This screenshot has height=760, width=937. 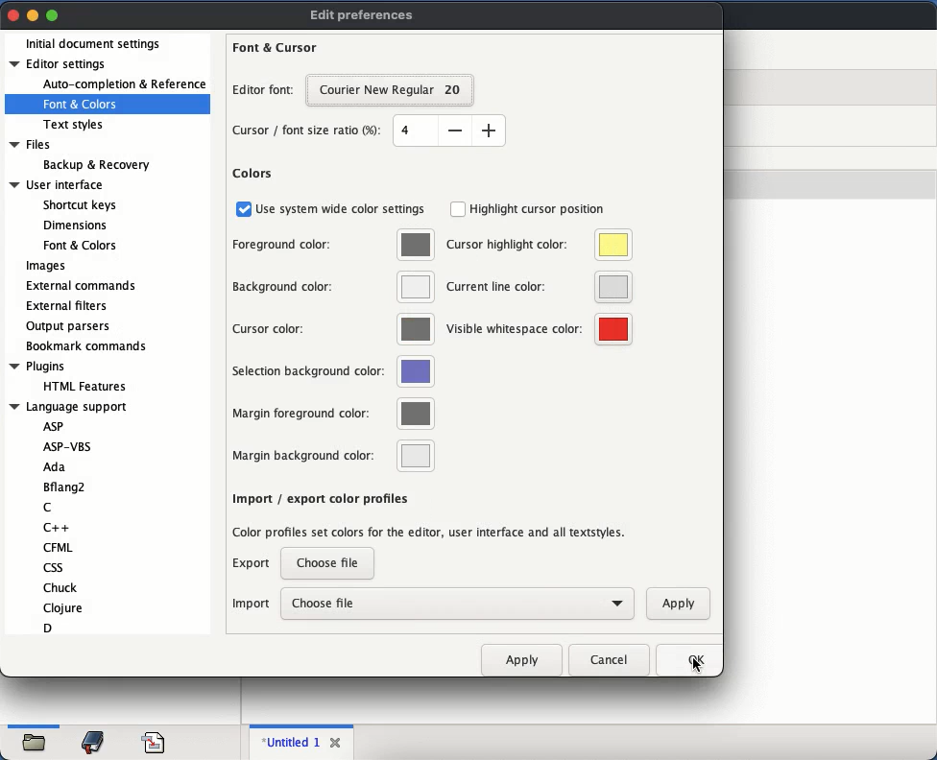 I want to click on external filters, so click(x=69, y=307).